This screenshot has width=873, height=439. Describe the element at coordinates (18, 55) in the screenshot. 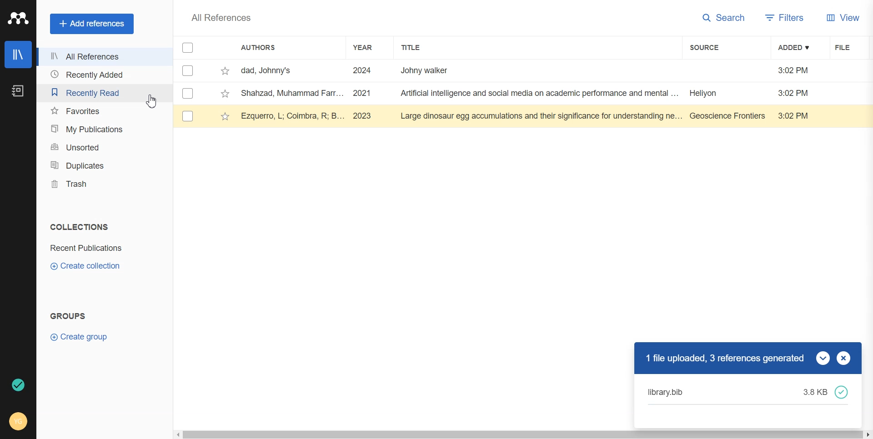

I see `Library` at that location.